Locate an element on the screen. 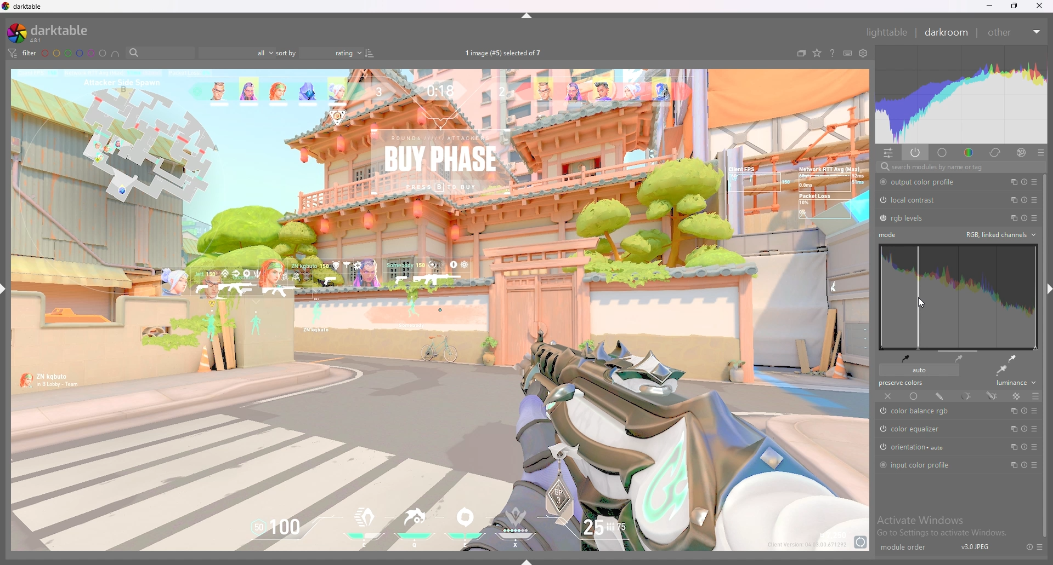  more is located at coordinates (1033, 465).